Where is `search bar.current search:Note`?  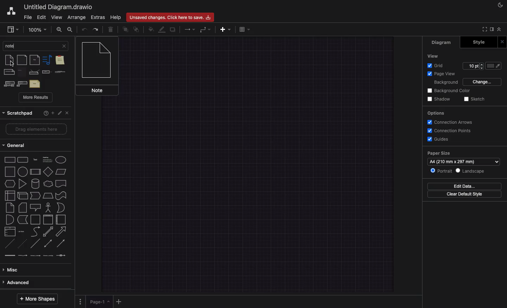 search bar.current search:Note is located at coordinates (31, 45).